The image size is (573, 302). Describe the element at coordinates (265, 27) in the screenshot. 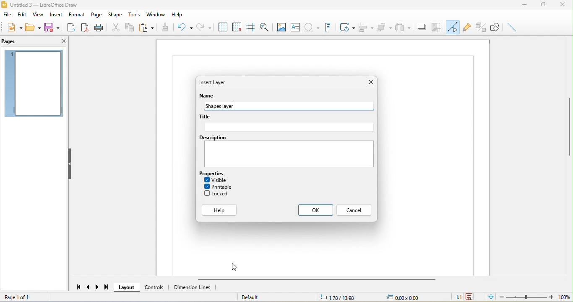

I see `zoom and pan` at that location.